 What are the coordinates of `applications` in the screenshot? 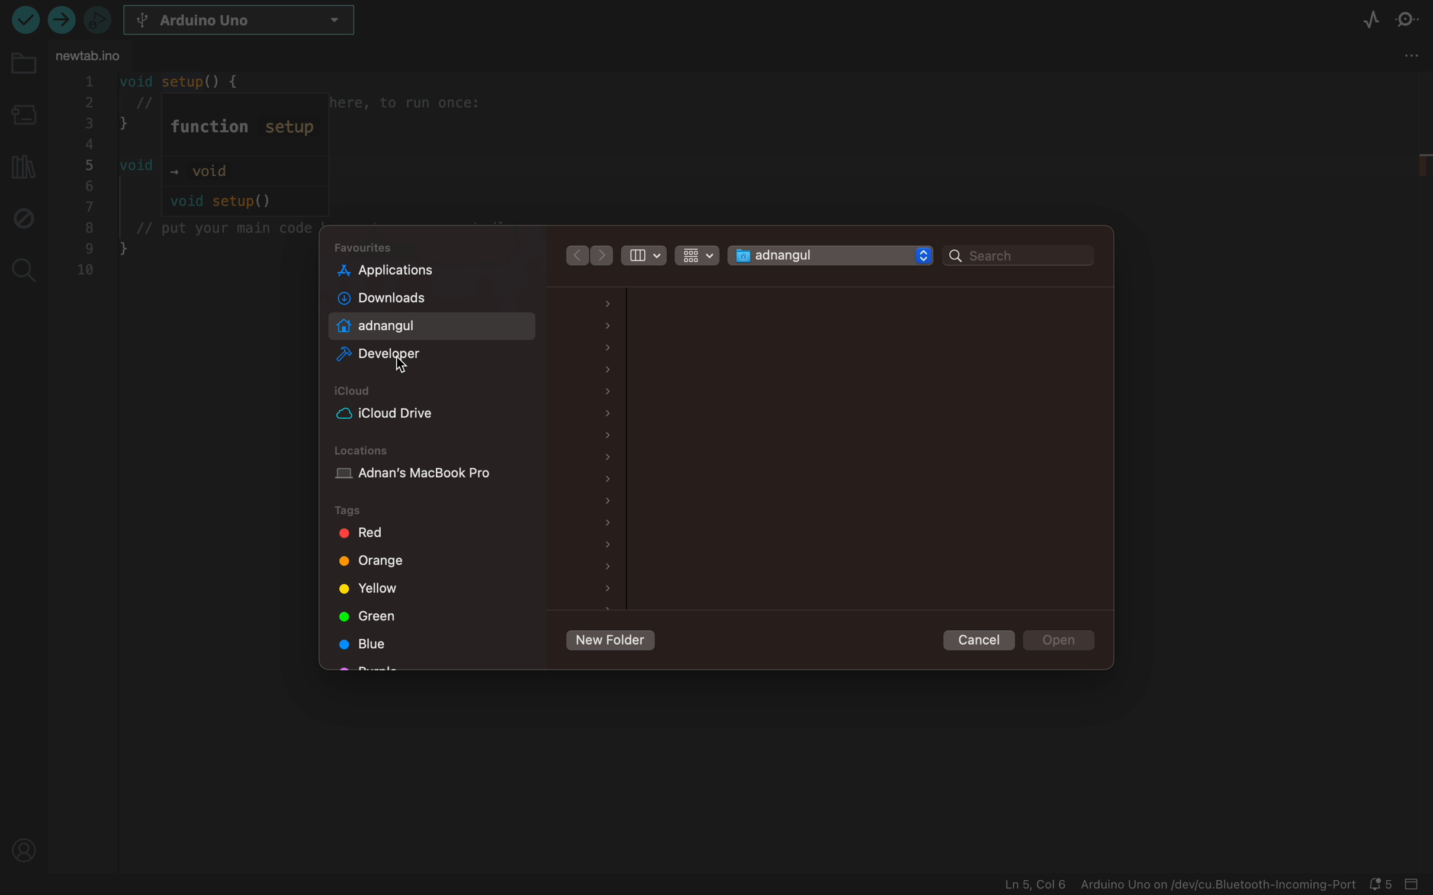 It's located at (413, 270).